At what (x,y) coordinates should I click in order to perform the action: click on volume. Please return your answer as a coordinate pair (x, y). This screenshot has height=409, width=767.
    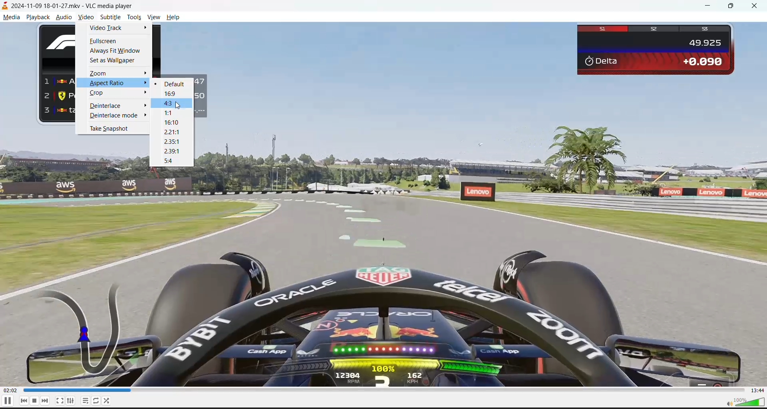
    Looking at the image, I should click on (744, 401).